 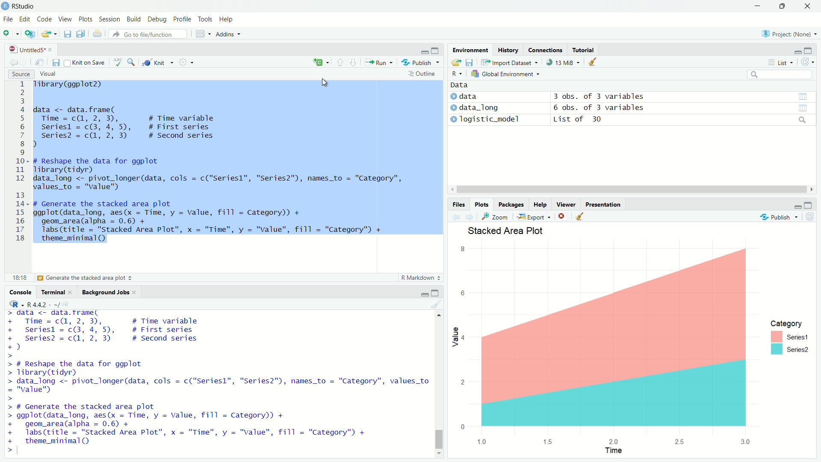 What do you see at coordinates (233, 164) in the screenshot?
I see `Tibrary(ggplot2)
data <- data.frame(
Time = c(1, 2, 3), # Time variable
seriesl = c(3, 4, 5),  # First series| I
series? = c(1, 2, 3) # Second series
)
- # Reshape the data for ggplot
Tibrary(tidyr)
data_long <- pivot_longer(data, cols = c("Seriesl", "Series2"), names_to = "Category",
values_to = "value")
 # Generate the stacked area plot
ggplot(data_long, aes(x = Time, y = Value, fill = Category)) +
geom_area(alpha = 0.6) +
labs (title = "Stacked Area Plot", x = "Time", y = "value", fill = "Category") +
theme_minimal()` at bounding box center [233, 164].